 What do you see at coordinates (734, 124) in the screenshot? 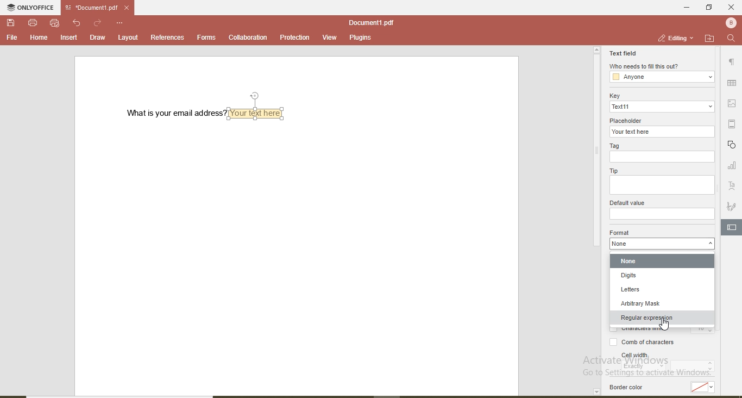
I see `margin` at bounding box center [734, 124].